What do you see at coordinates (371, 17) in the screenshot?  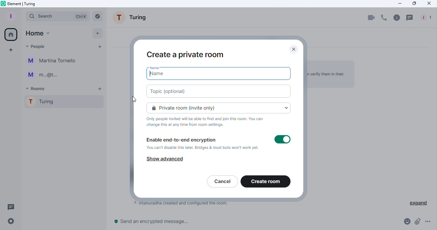 I see `Video call` at bounding box center [371, 17].